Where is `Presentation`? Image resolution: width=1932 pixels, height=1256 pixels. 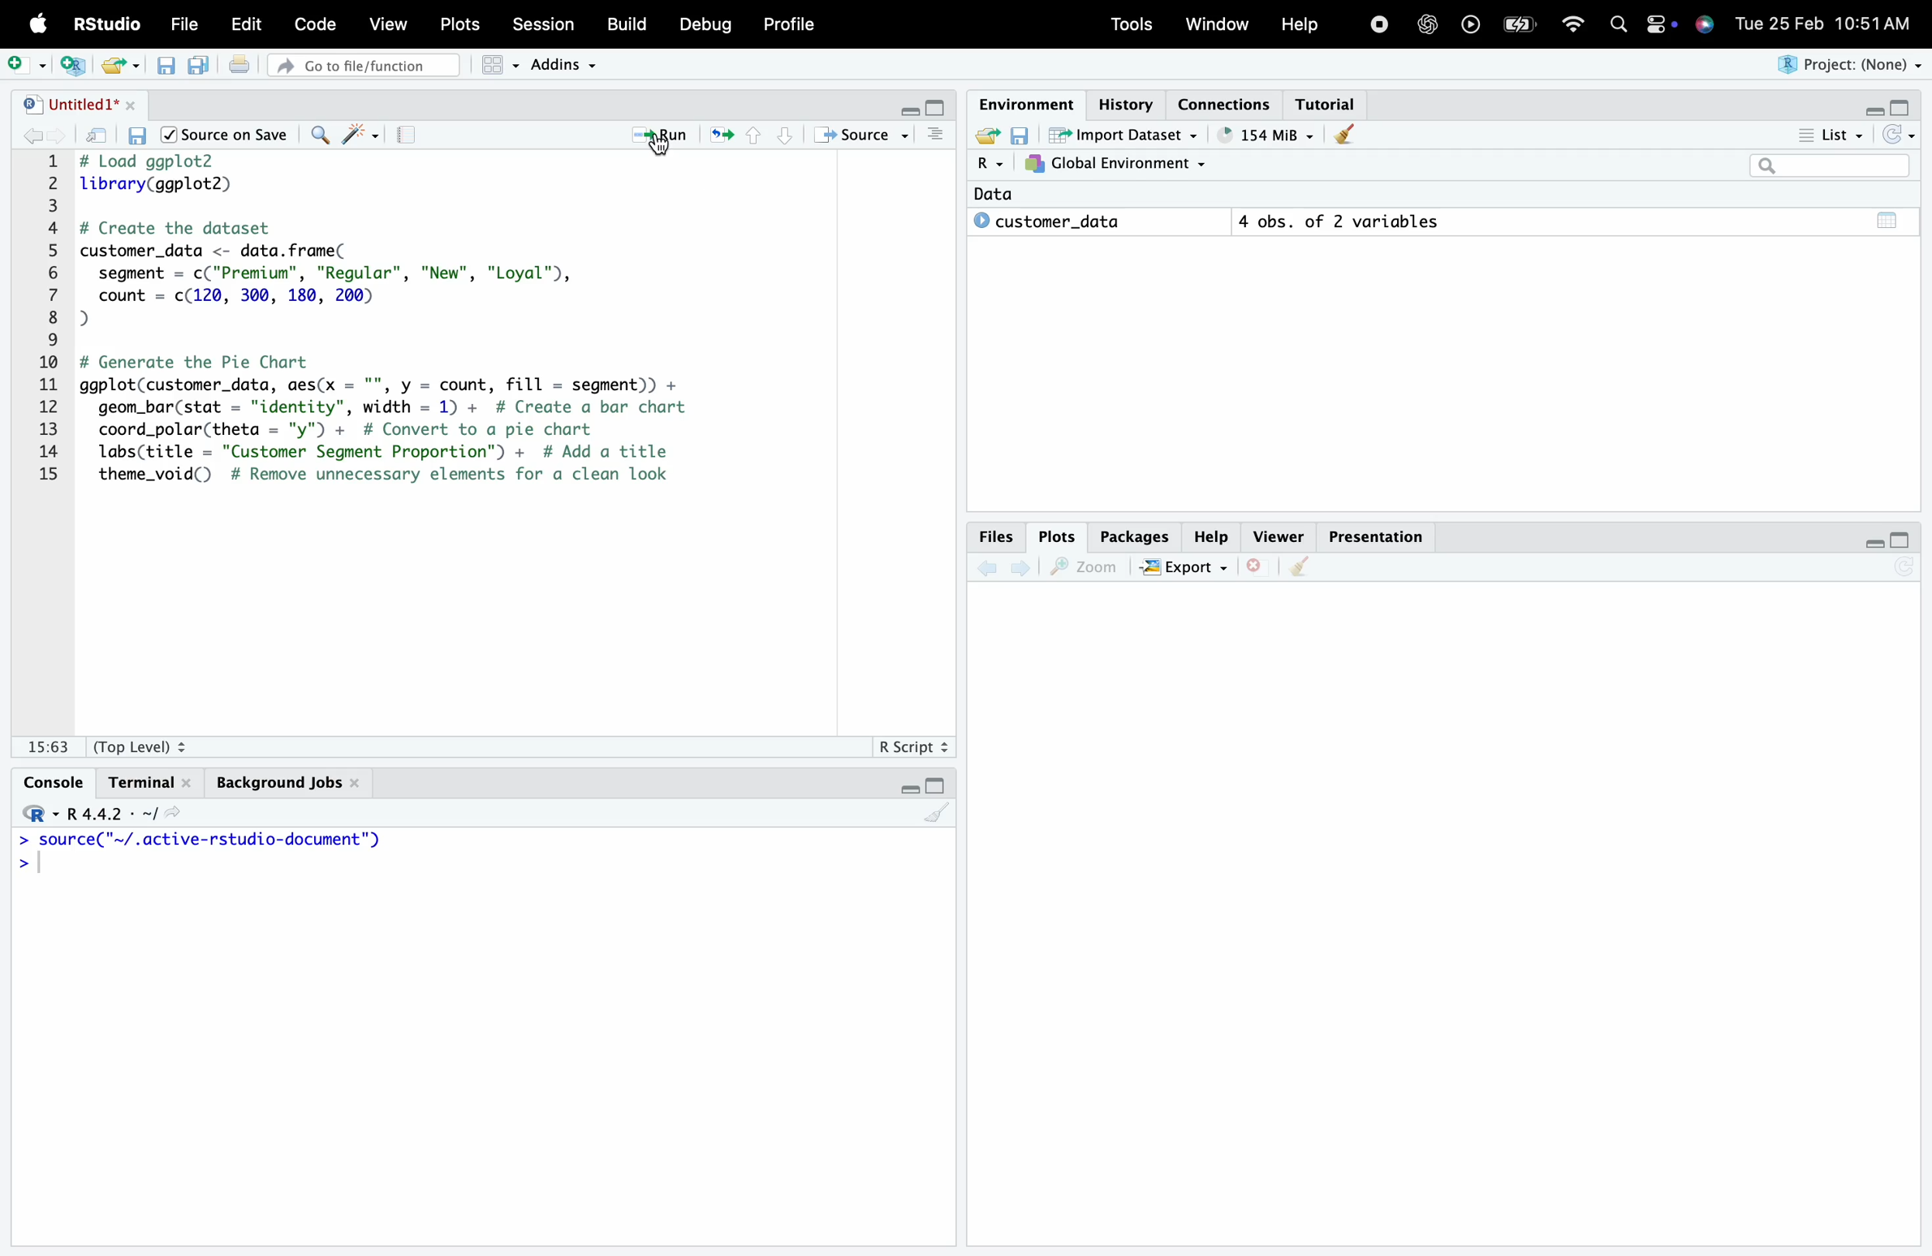
Presentation is located at coordinates (1374, 533).